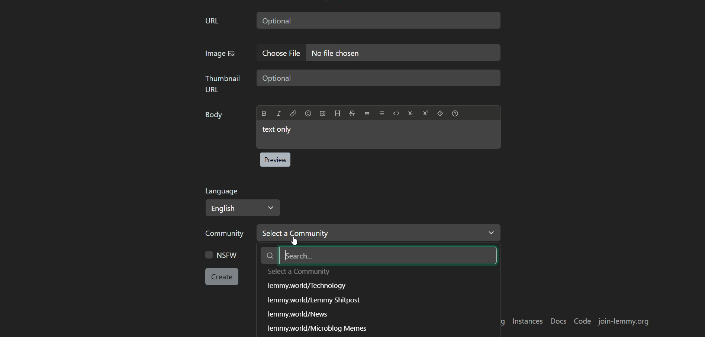  What do you see at coordinates (215, 116) in the screenshot?
I see `Body` at bounding box center [215, 116].